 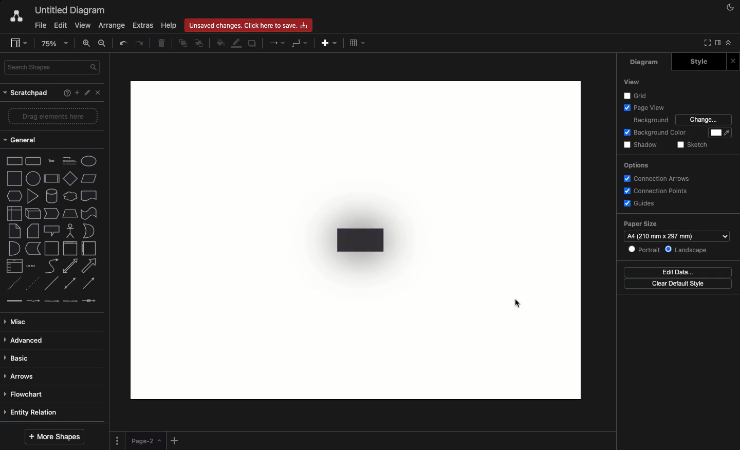 I want to click on callout, so click(x=52, y=230).